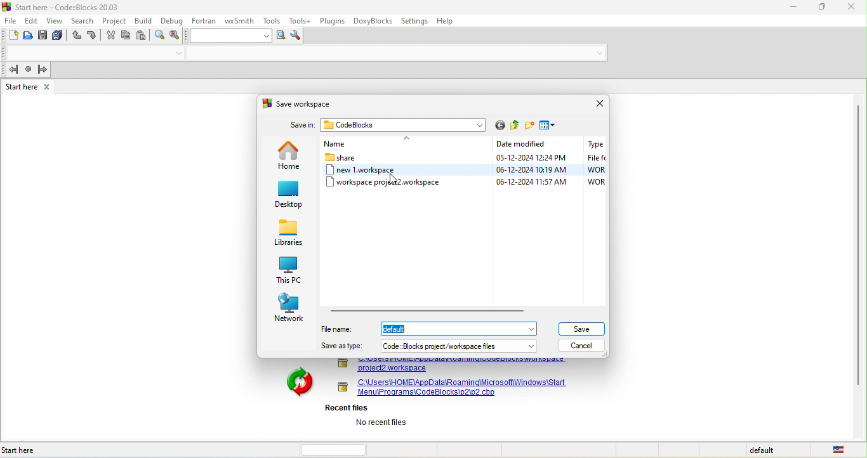  I want to click on jump forward, so click(44, 69).